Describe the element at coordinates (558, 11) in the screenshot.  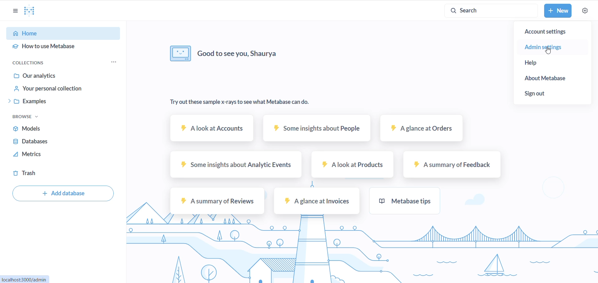
I see `NEW BUTTON` at that location.